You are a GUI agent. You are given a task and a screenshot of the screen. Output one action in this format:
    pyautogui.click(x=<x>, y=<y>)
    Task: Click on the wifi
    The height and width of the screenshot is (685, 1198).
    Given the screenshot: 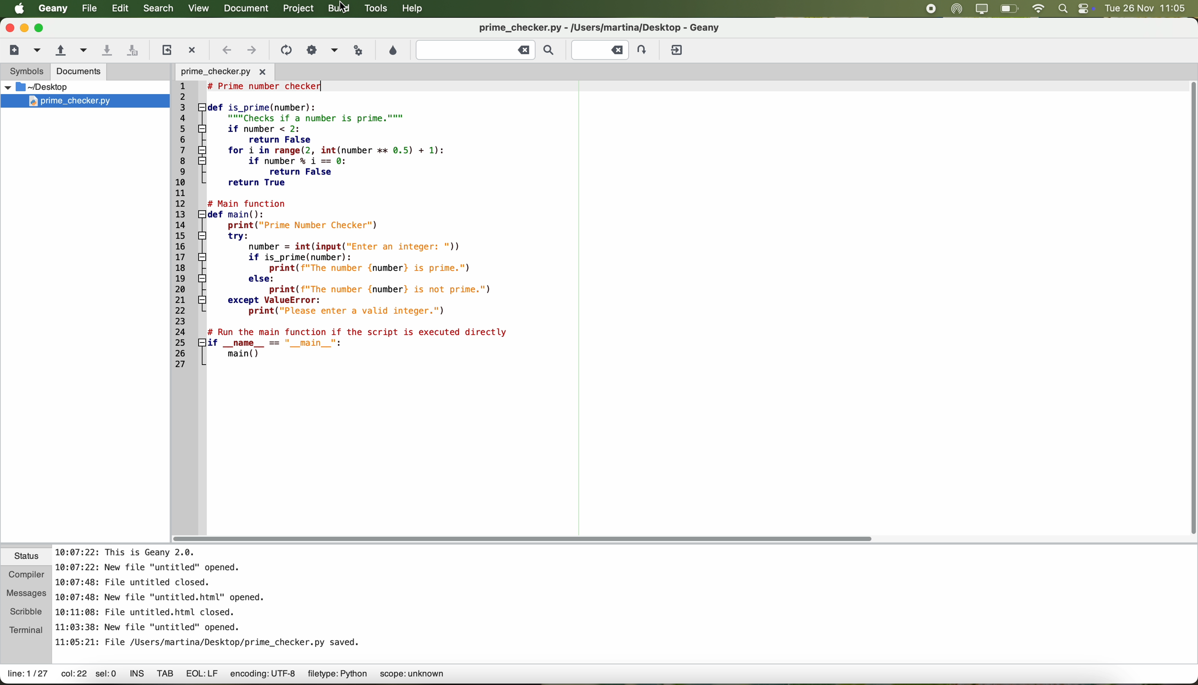 What is the action you would take?
    pyautogui.click(x=1039, y=8)
    